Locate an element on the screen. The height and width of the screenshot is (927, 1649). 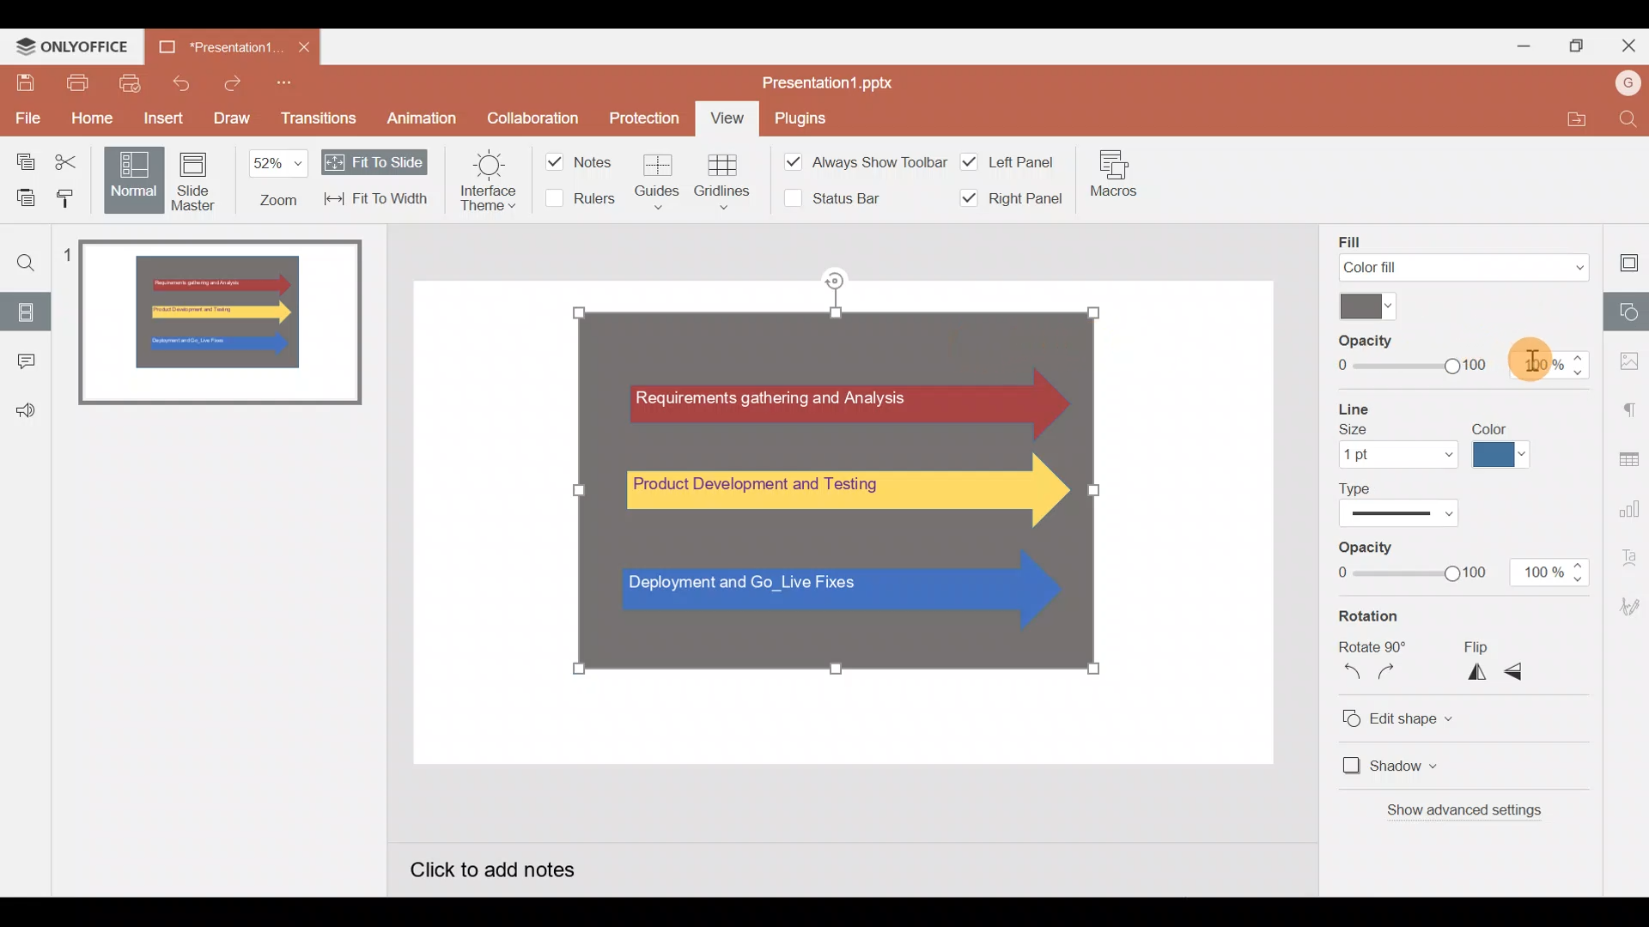
Account name is located at coordinates (1623, 85).